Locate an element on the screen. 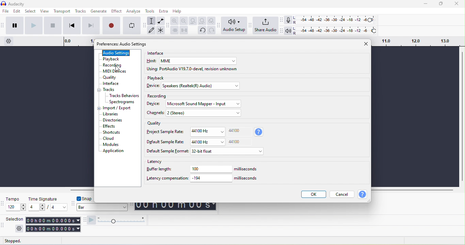  minimize is located at coordinates (426, 4).